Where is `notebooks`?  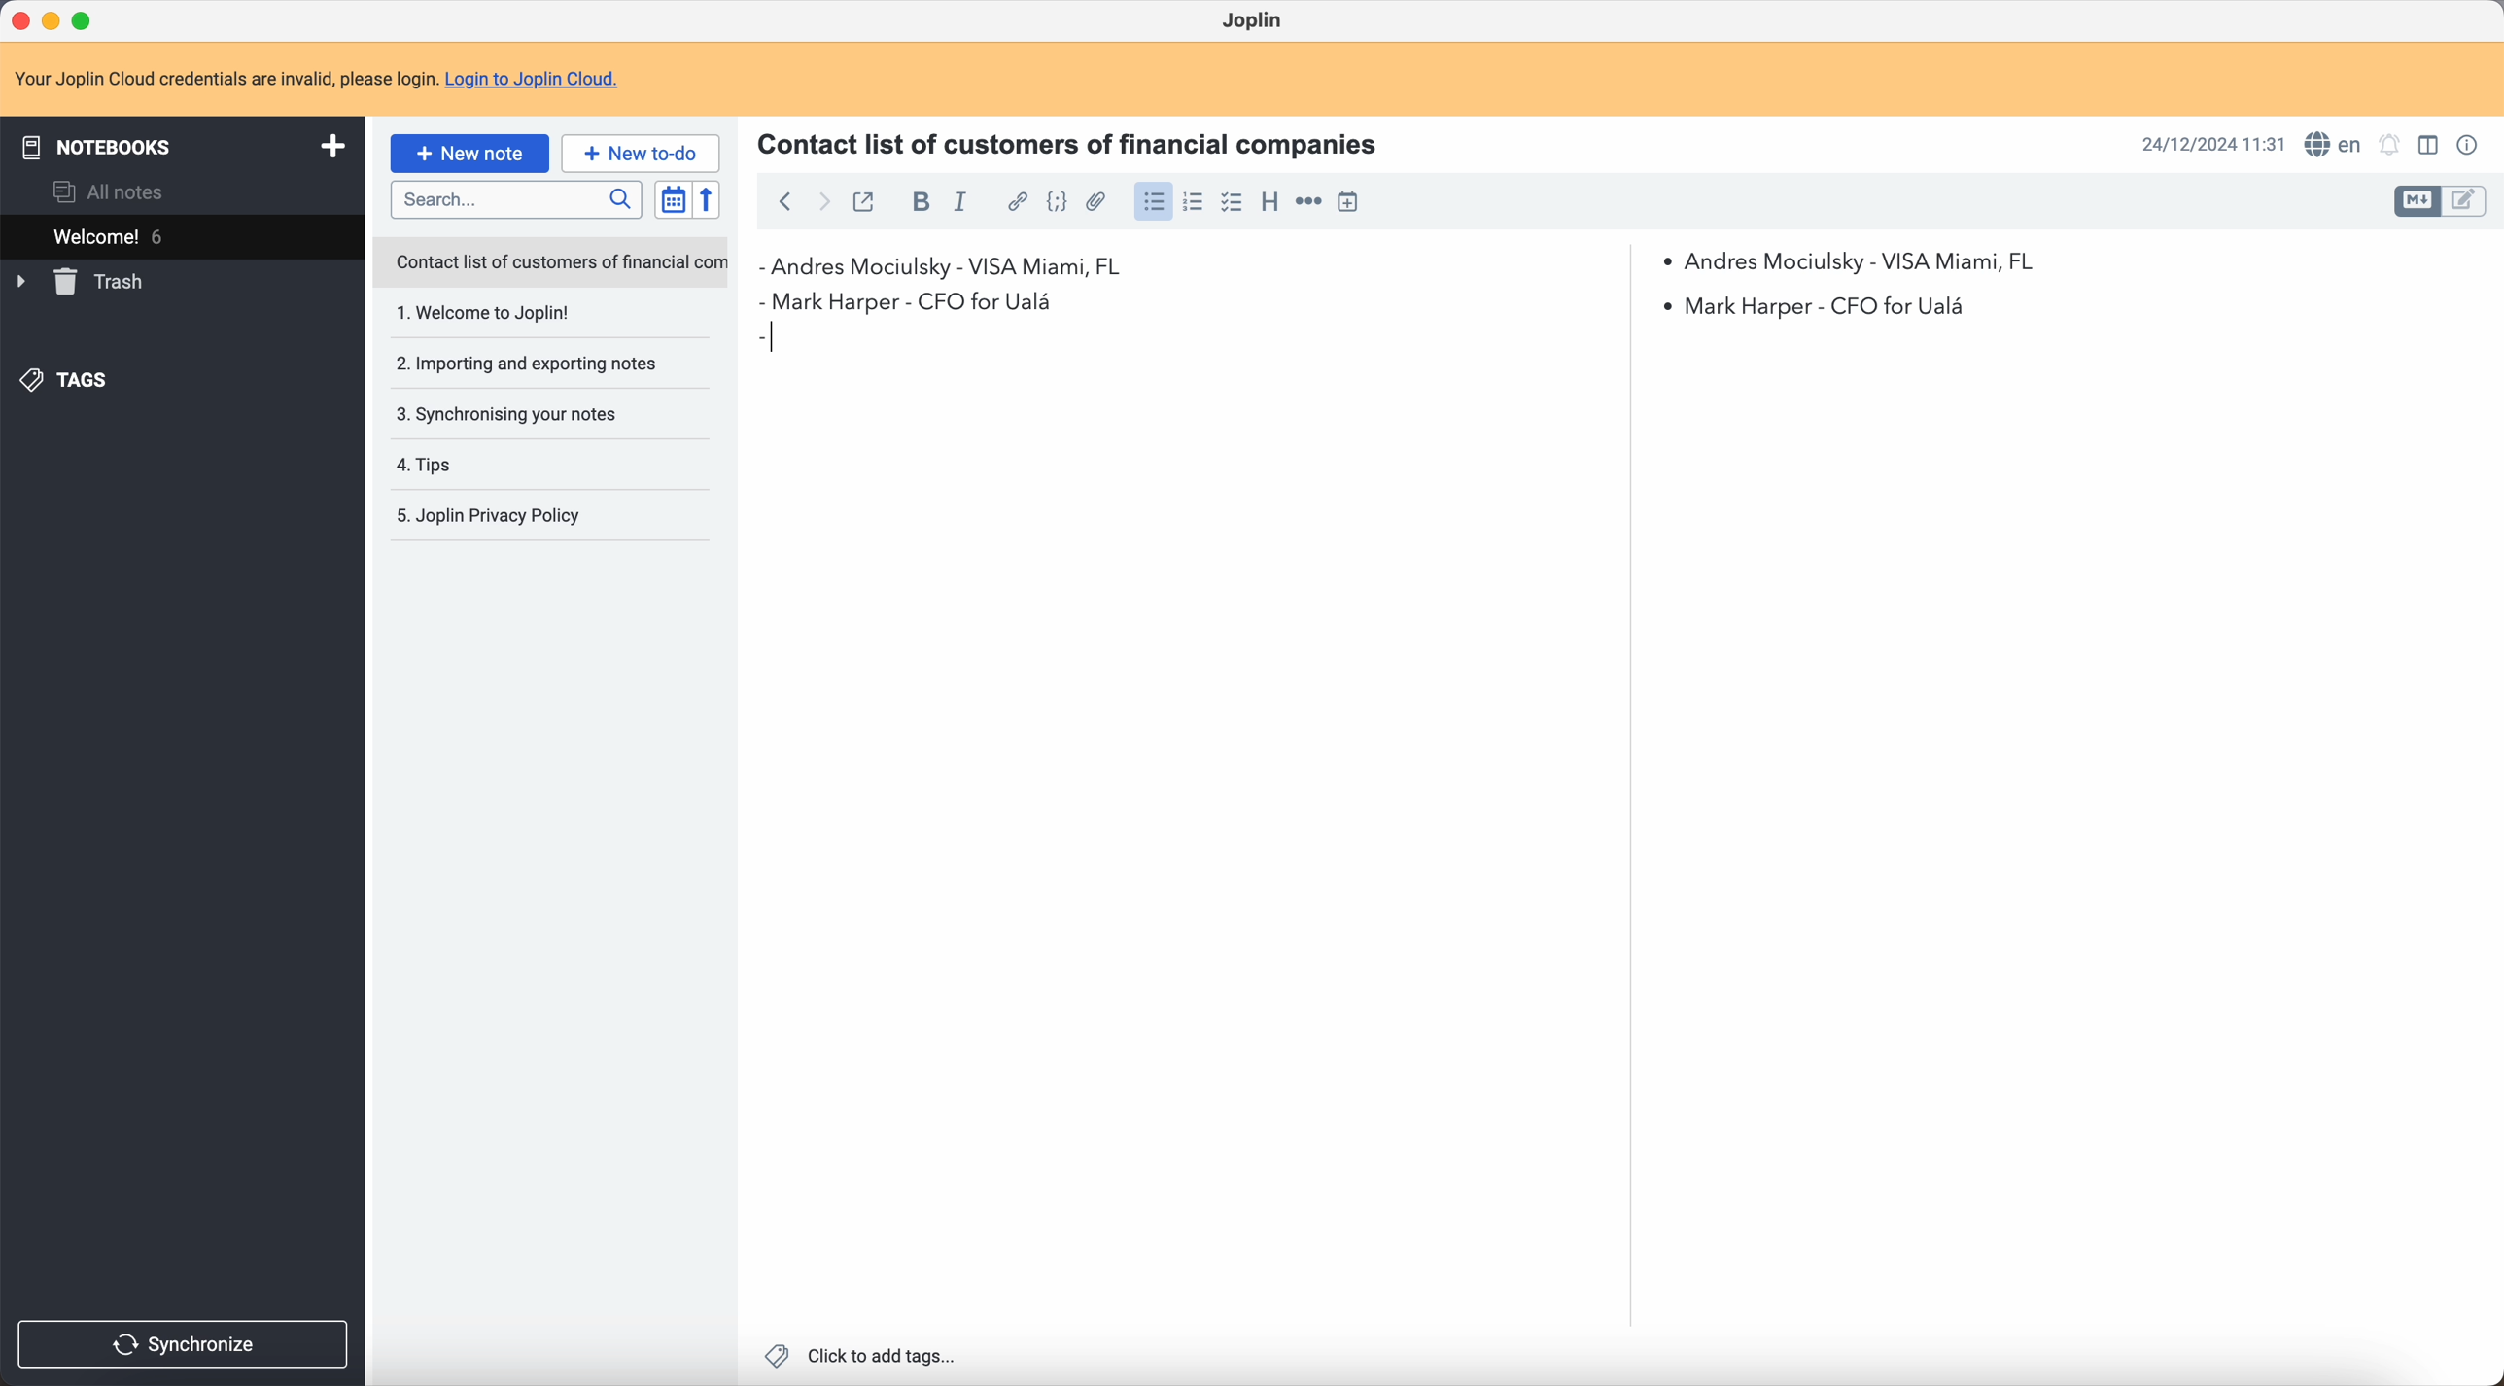
notebooks is located at coordinates (179, 145).